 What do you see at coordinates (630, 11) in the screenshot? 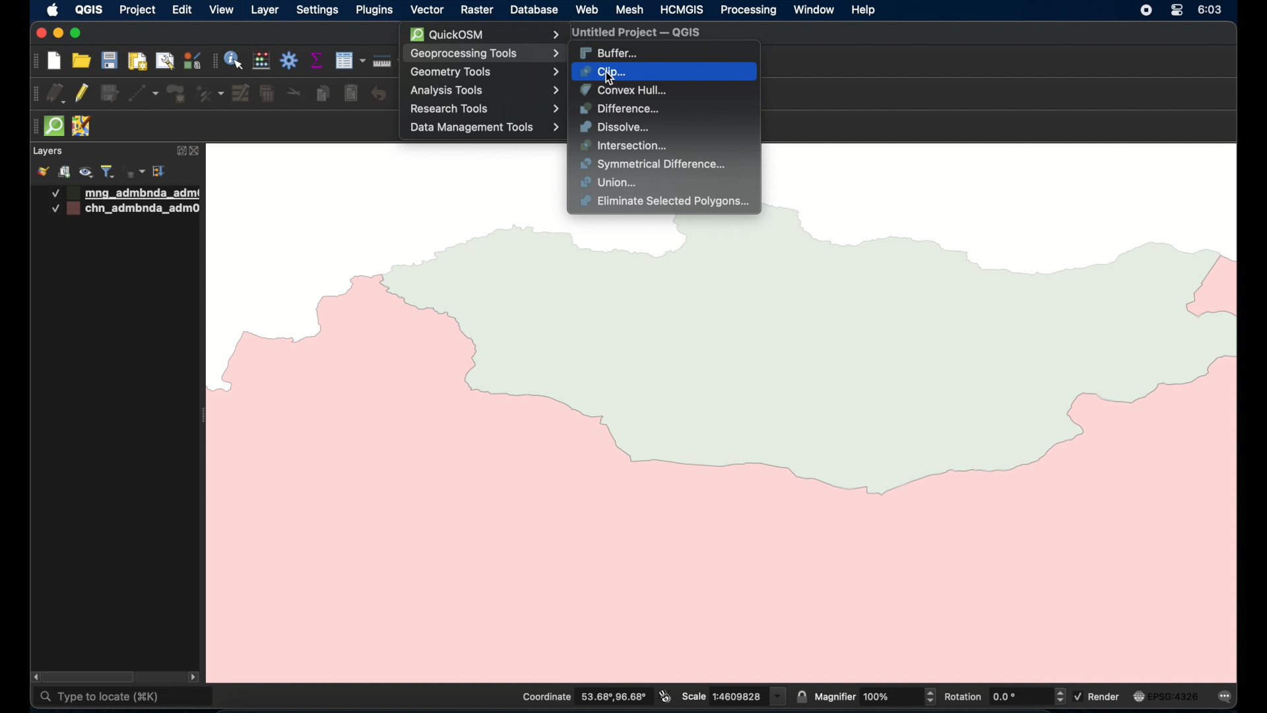
I see `mesh` at bounding box center [630, 11].